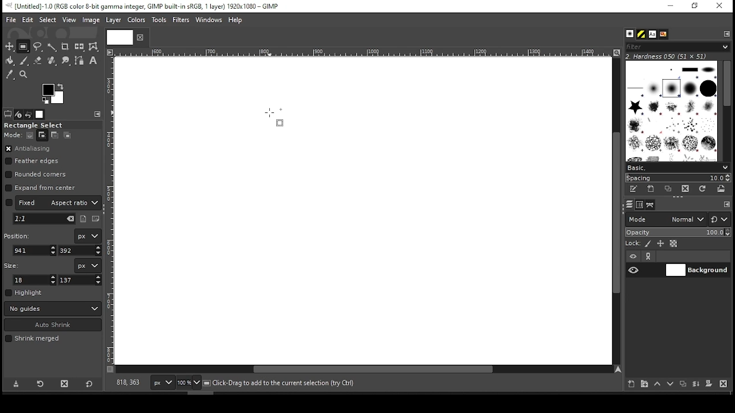 The height and width of the screenshot is (413, 735). What do you see at coordinates (630, 34) in the screenshot?
I see `brushes` at bounding box center [630, 34].